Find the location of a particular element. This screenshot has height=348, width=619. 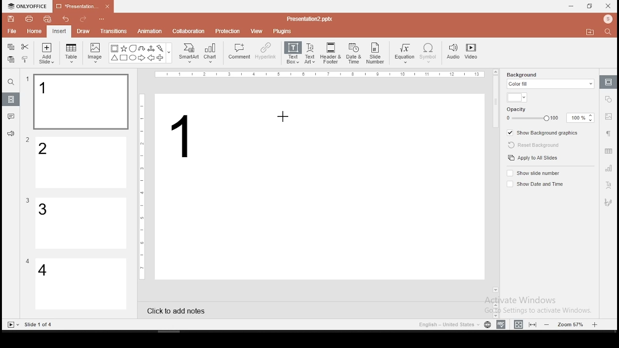

paste is located at coordinates (10, 59).